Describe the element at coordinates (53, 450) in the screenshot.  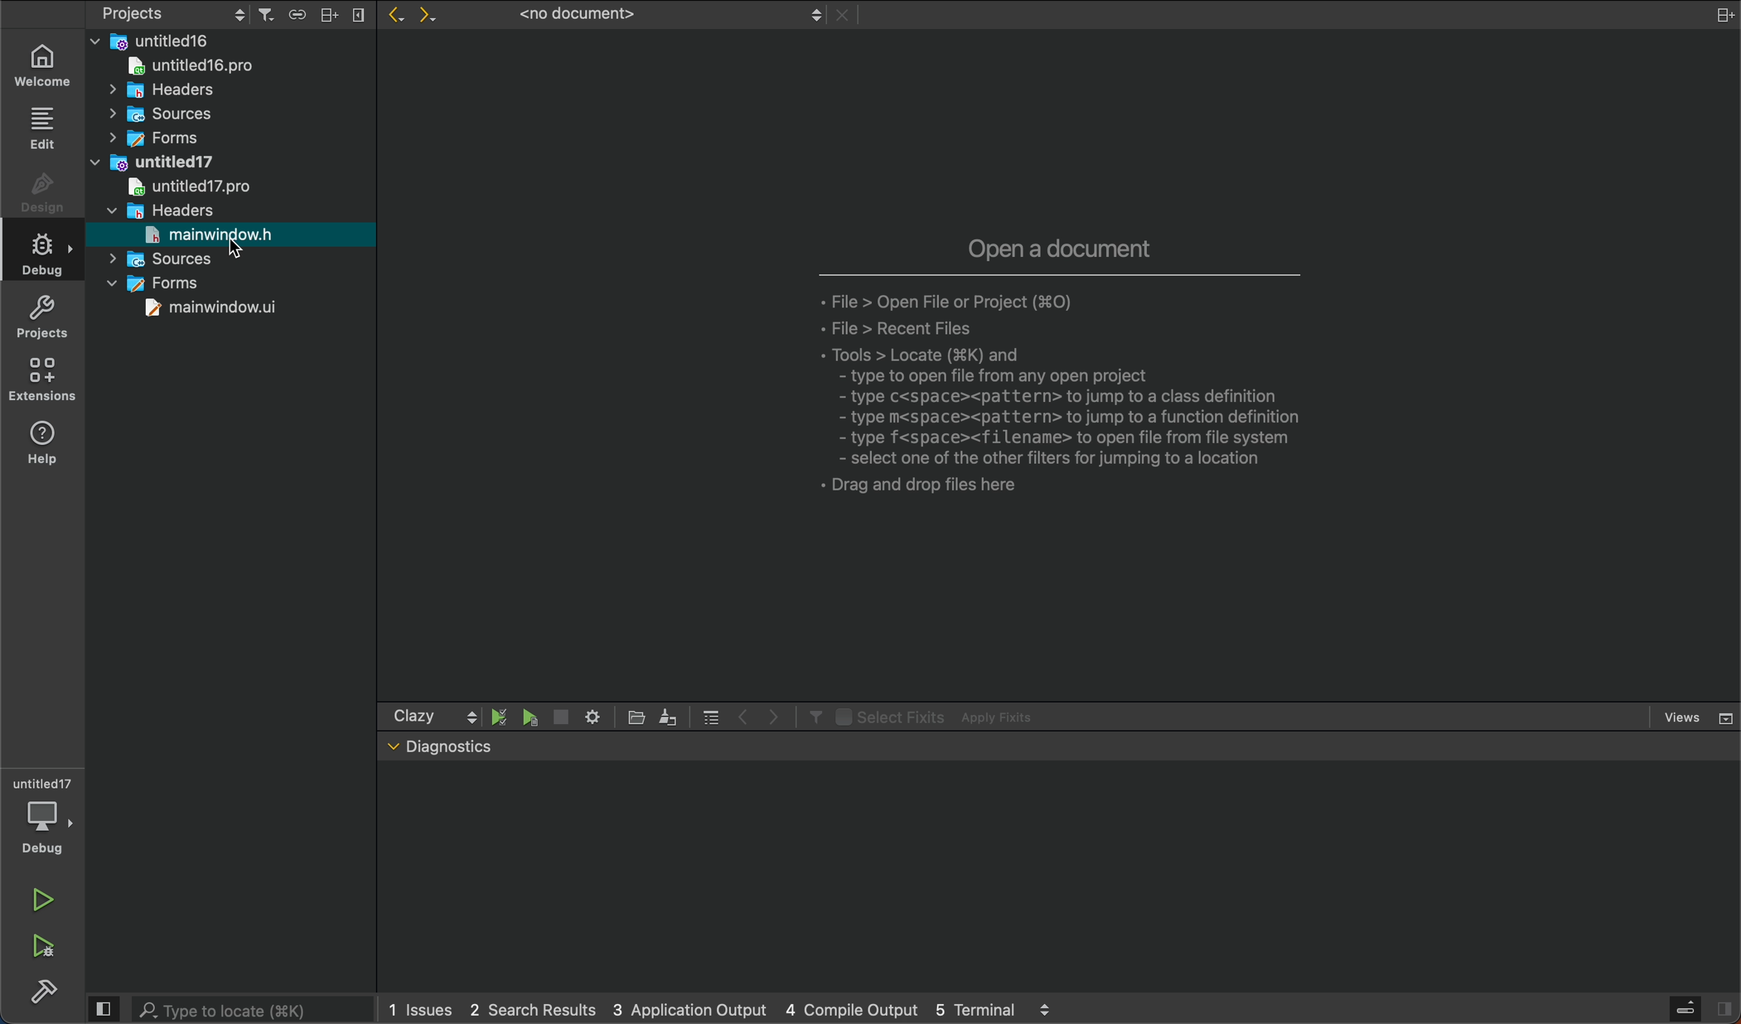
I see `help` at that location.